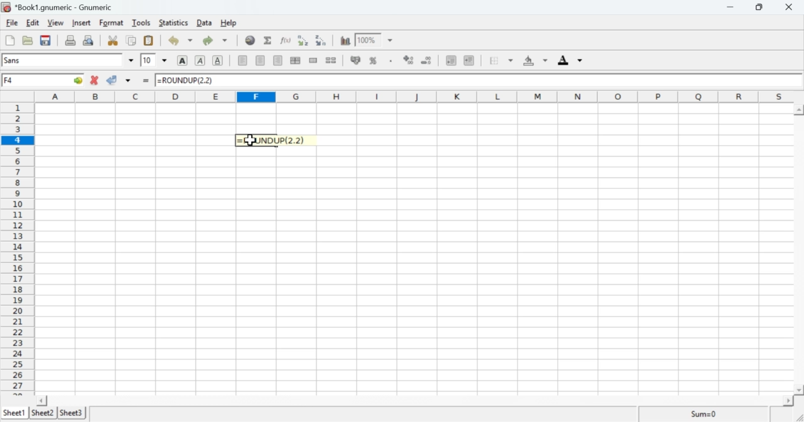 The image size is (804, 422). What do you see at coordinates (705, 413) in the screenshot?
I see `Sum=0` at bounding box center [705, 413].